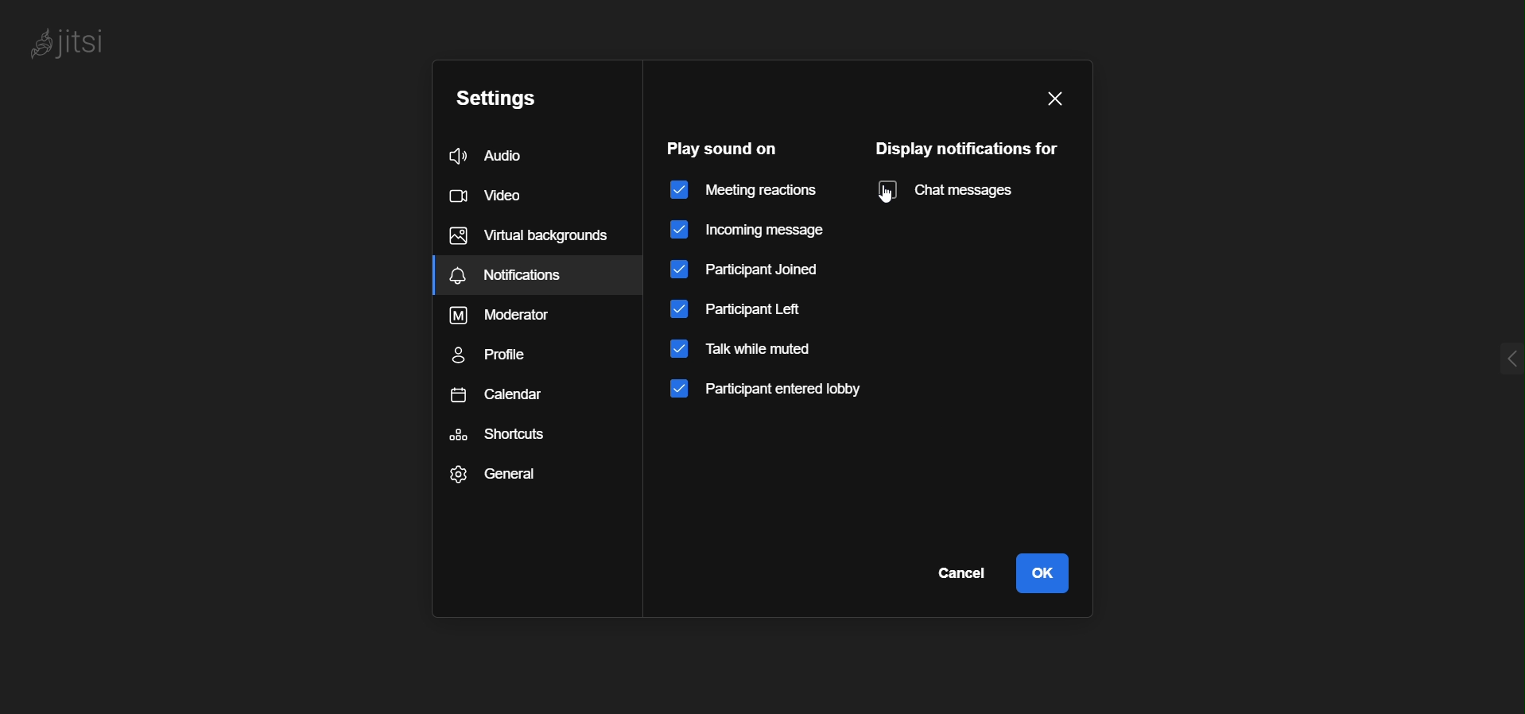  Describe the element at coordinates (1042, 571) in the screenshot. I see `ok` at that location.